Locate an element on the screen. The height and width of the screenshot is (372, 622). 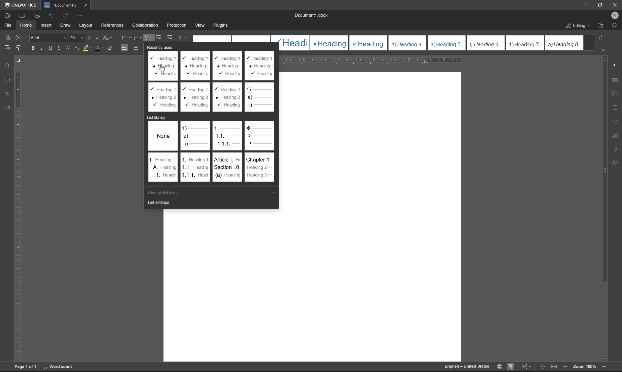
headings is located at coordinates (7, 94).